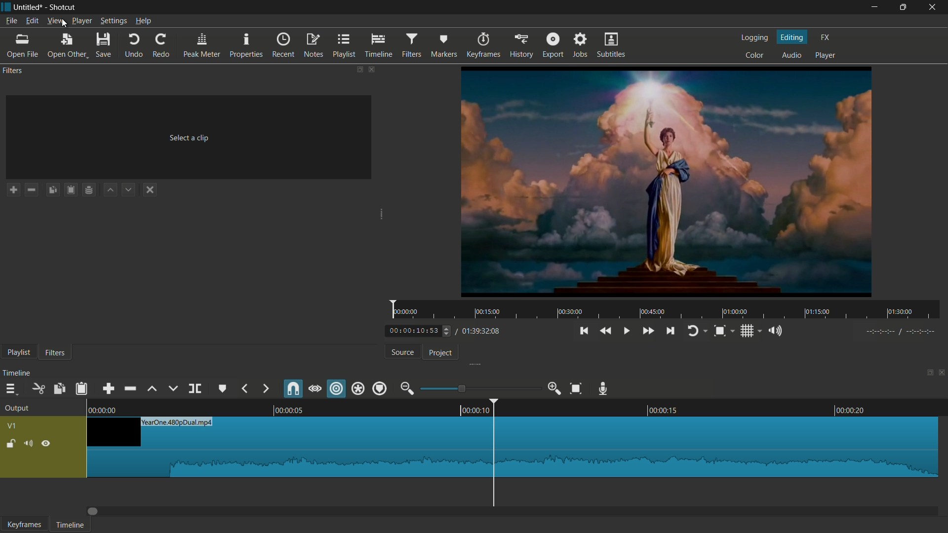 The height and width of the screenshot is (533, 948). What do you see at coordinates (401, 353) in the screenshot?
I see `source` at bounding box center [401, 353].